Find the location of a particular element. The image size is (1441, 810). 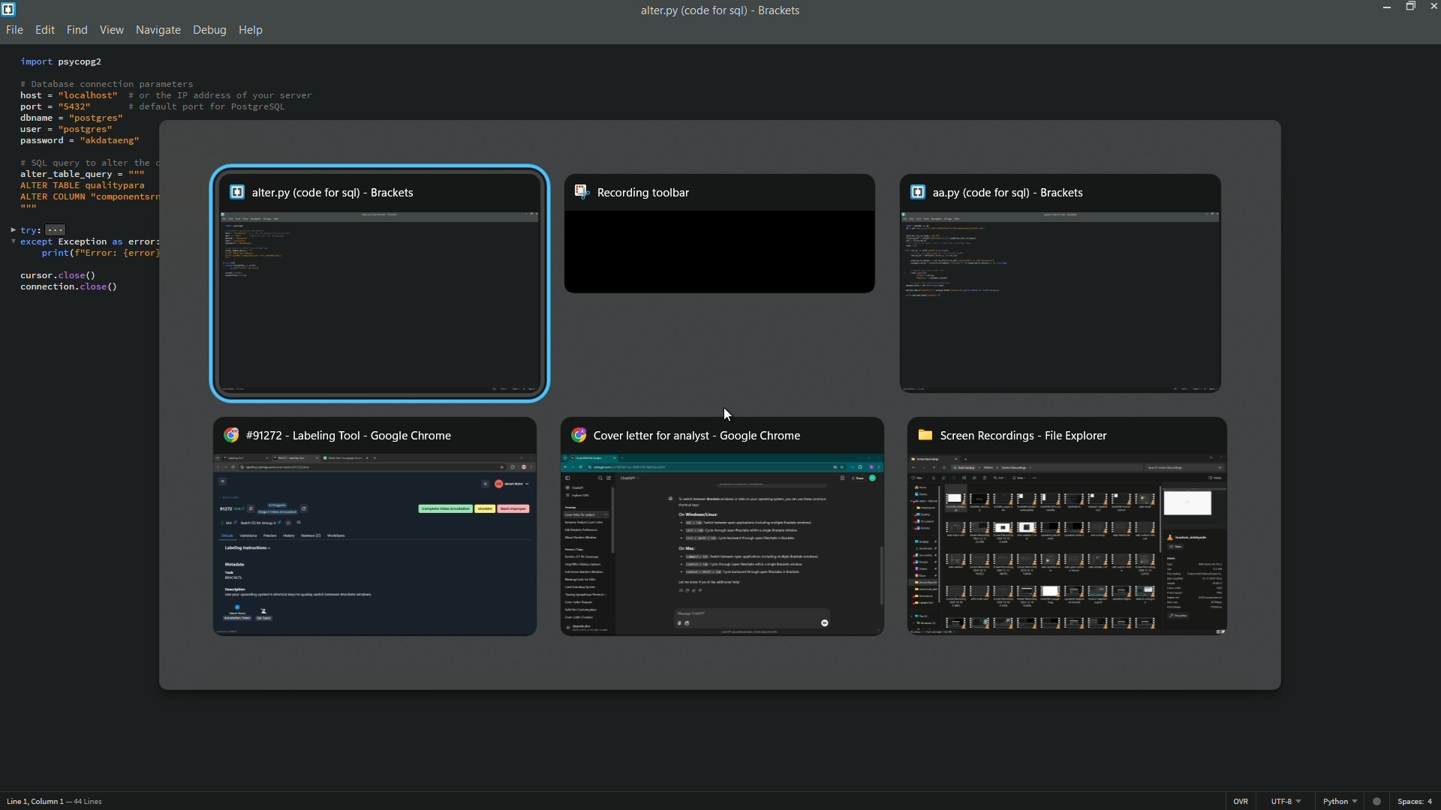

ins is located at coordinates (1241, 801).